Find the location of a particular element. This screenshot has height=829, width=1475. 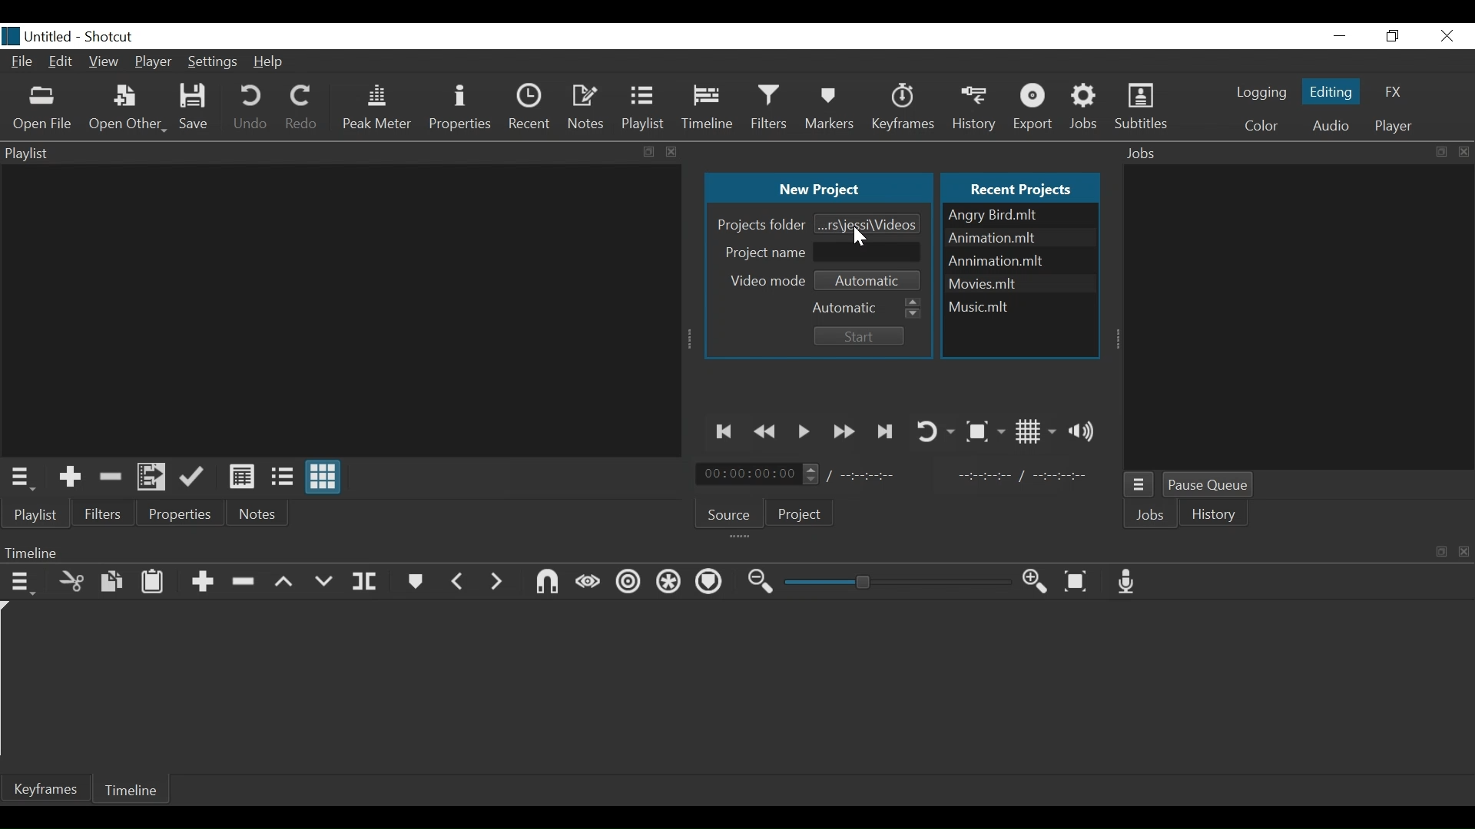

Filters is located at coordinates (772, 107).